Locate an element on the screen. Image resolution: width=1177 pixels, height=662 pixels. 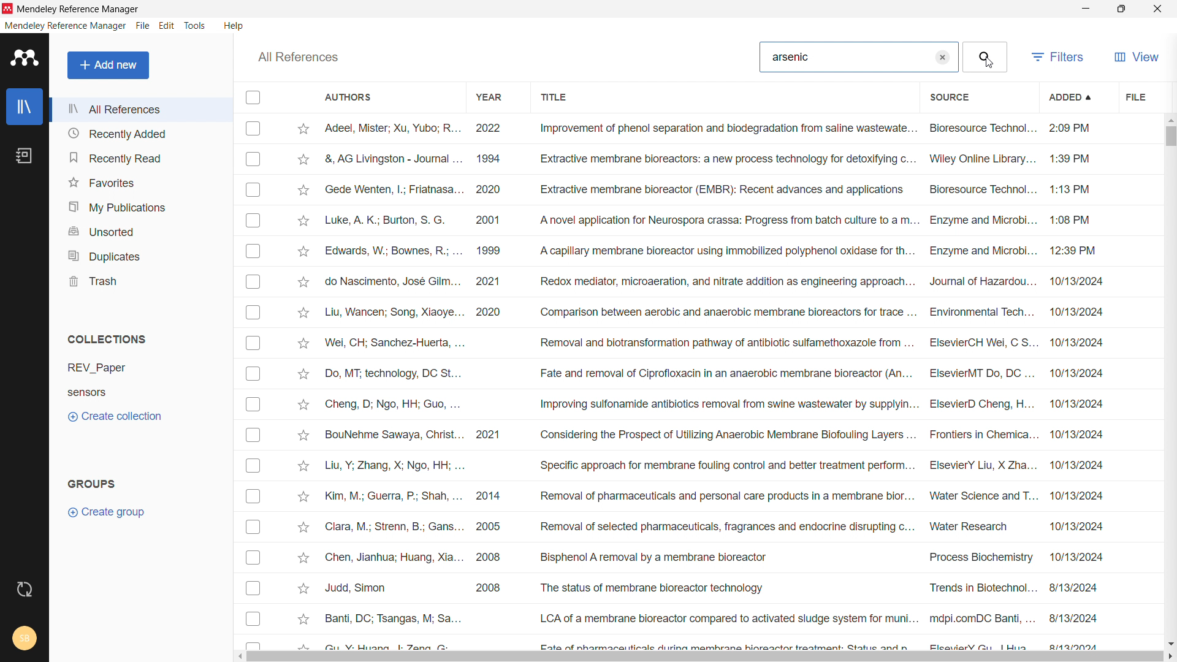
Checkbox is located at coordinates (251, 310).